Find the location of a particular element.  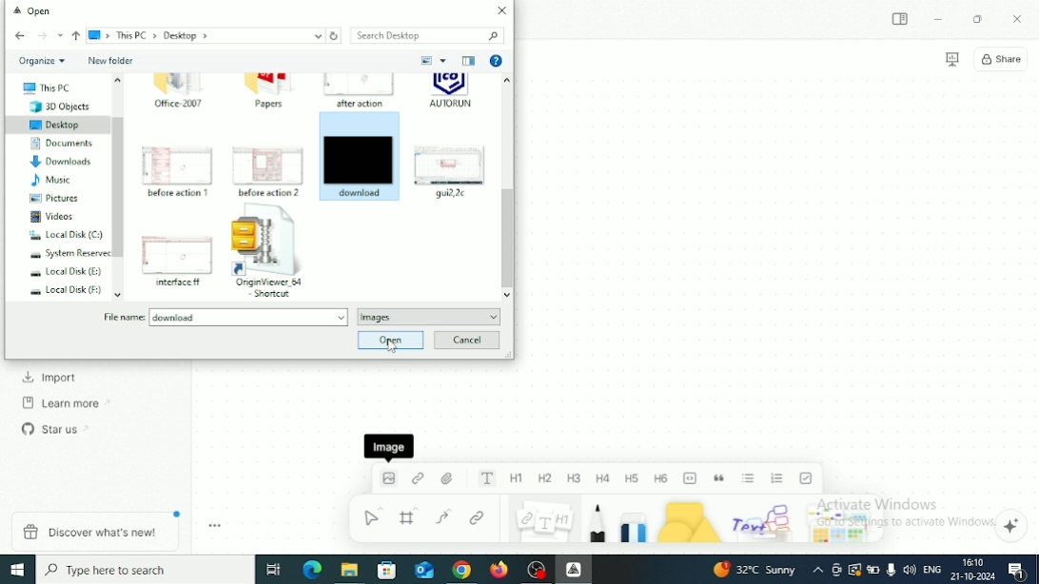

Vertical scrollbar is located at coordinates (120, 187).